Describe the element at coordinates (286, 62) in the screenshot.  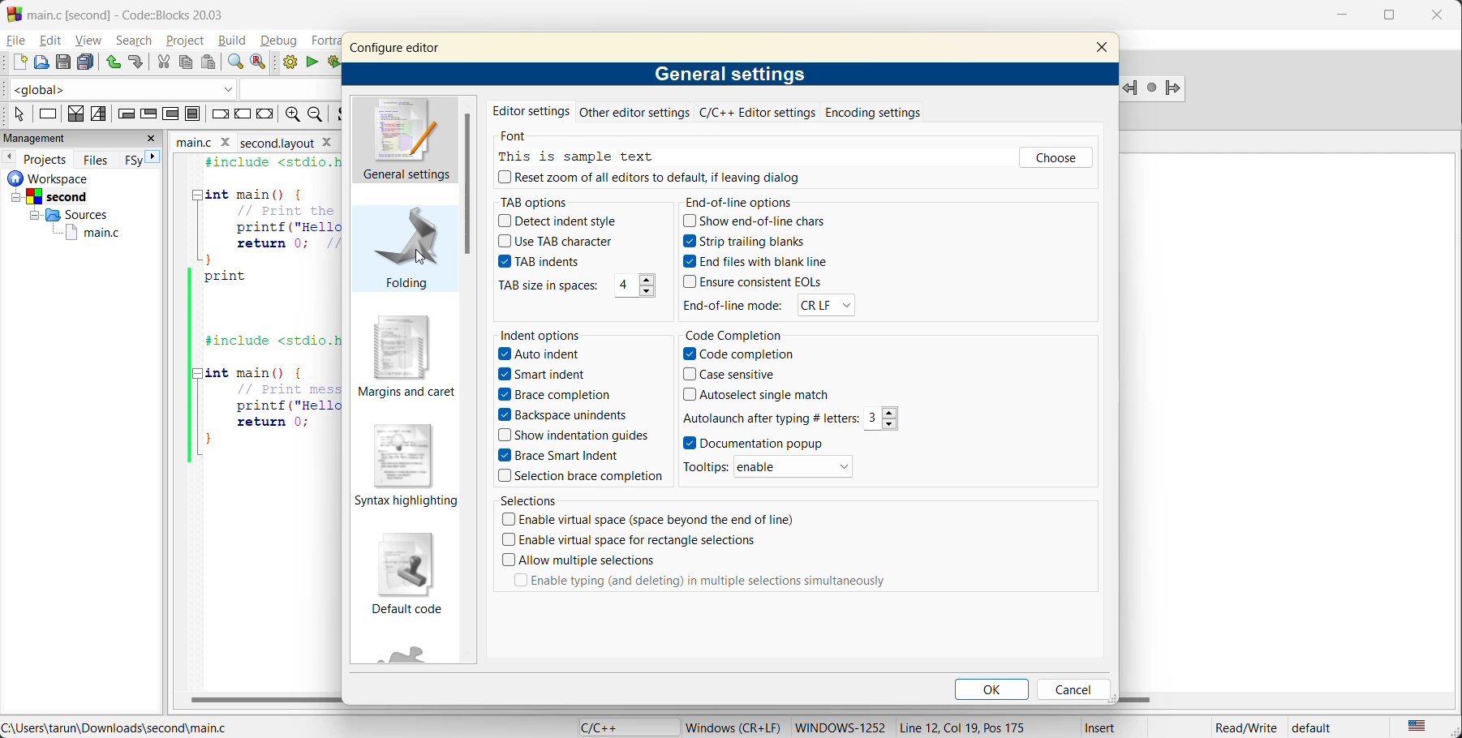
I see `build` at that location.